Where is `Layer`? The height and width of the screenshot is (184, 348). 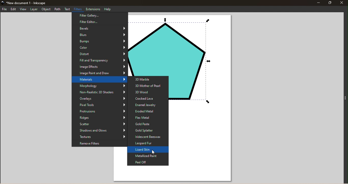
Layer is located at coordinates (34, 9).